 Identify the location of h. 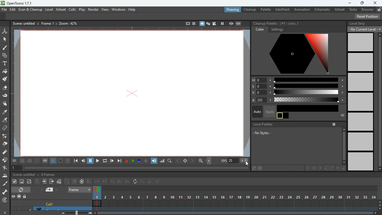
(298, 80).